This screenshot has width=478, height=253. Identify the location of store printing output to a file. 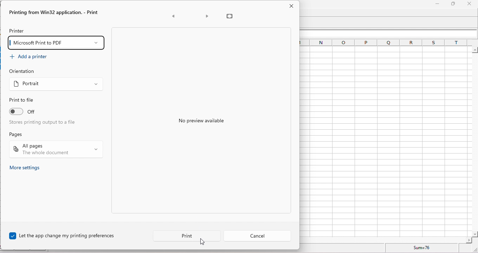
(46, 124).